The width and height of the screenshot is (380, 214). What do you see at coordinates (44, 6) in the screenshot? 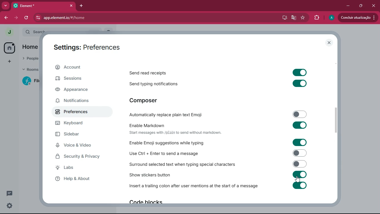
I see `element` at bounding box center [44, 6].